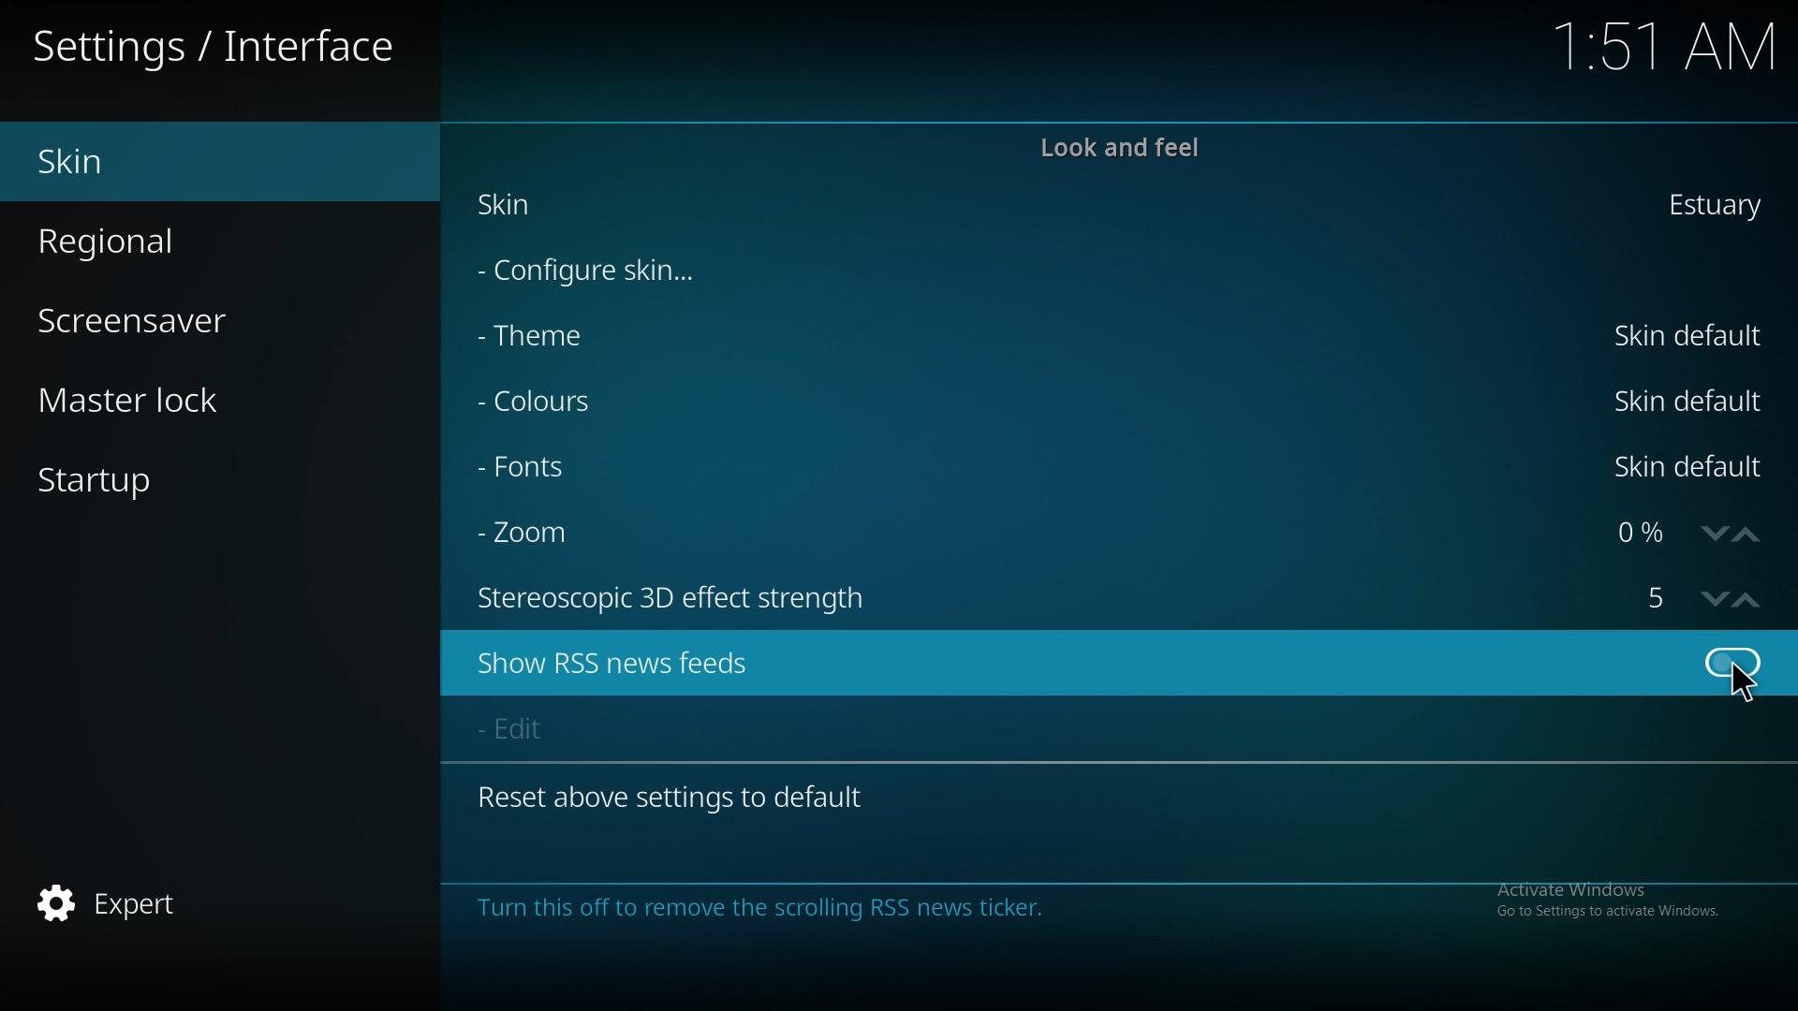 Image resolution: width=1798 pixels, height=1011 pixels. What do you see at coordinates (1711, 204) in the screenshot?
I see `skin` at bounding box center [1711, 204].